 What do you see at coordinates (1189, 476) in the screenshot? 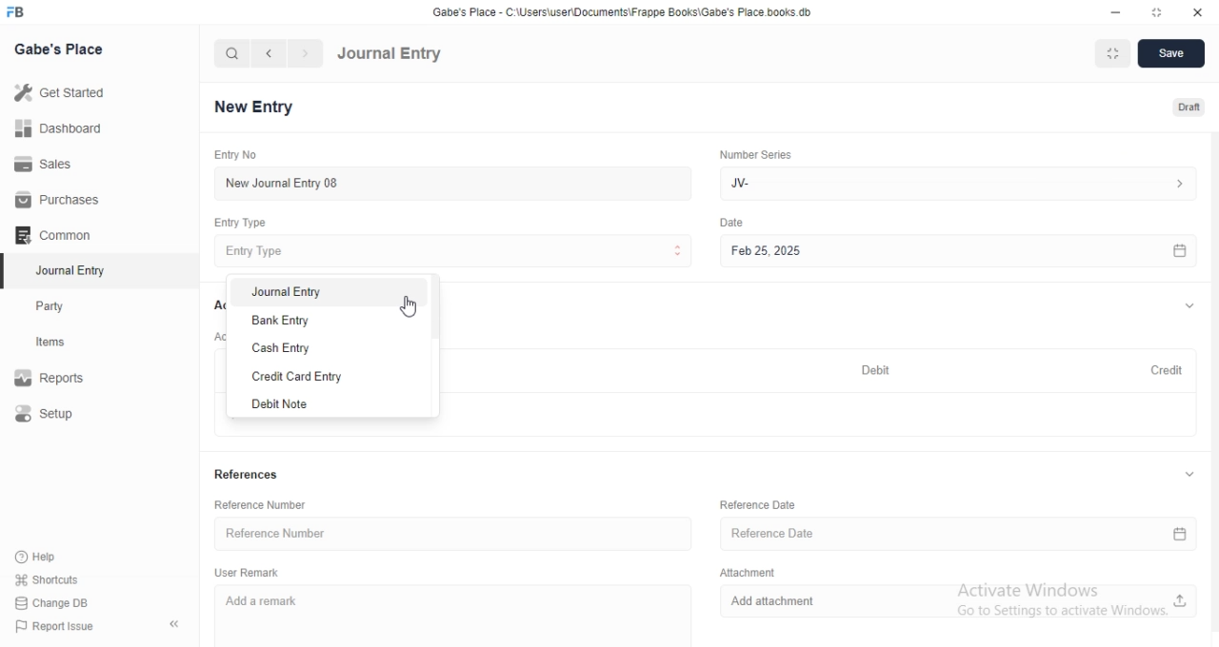
I see `expand/collapse` at bounding box center [1189, 476].